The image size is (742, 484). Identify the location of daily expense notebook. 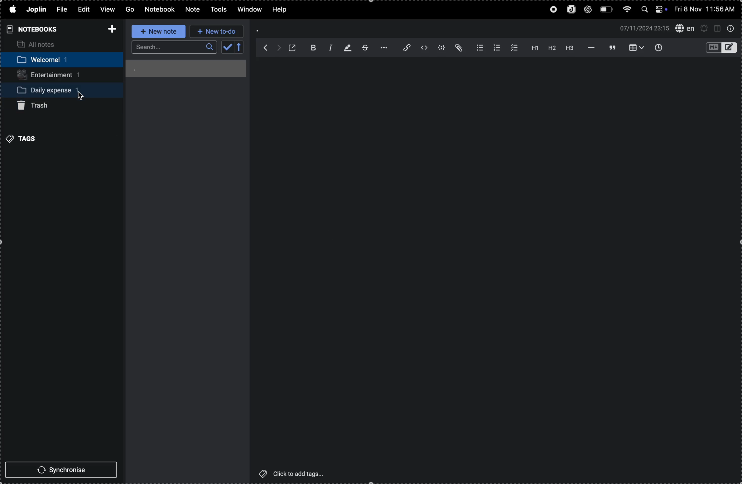
(57, 90).